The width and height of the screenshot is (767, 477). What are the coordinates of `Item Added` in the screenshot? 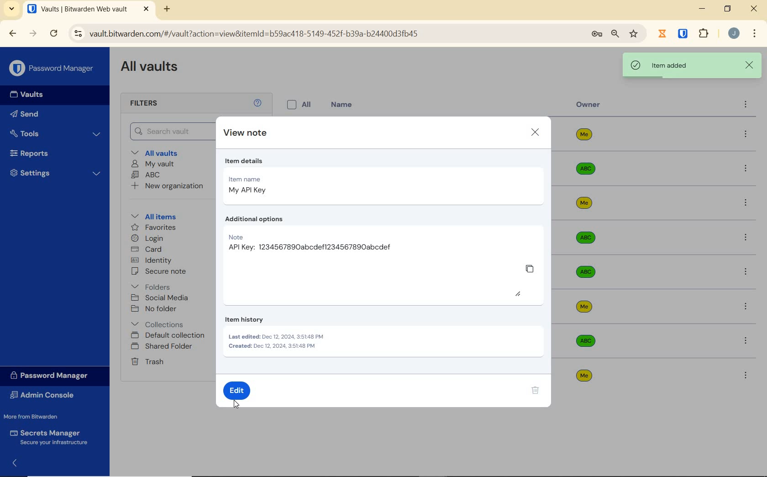 It's located at (677, 65).